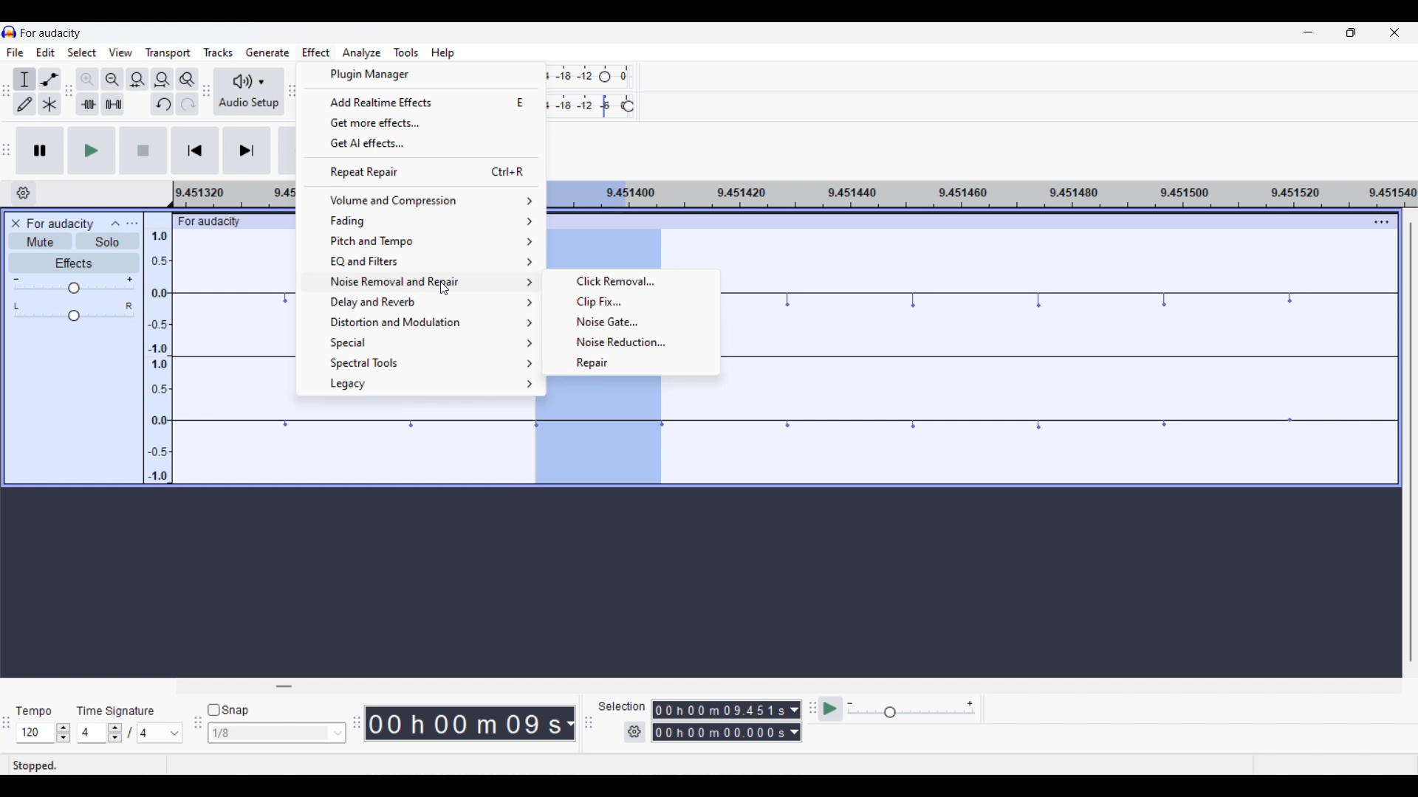 Image resolution: width=1418 pixels, height=797 pixels. Describe the element at coordinates (794, 721) in the screenshot. I see `Selection measurement` at that location.